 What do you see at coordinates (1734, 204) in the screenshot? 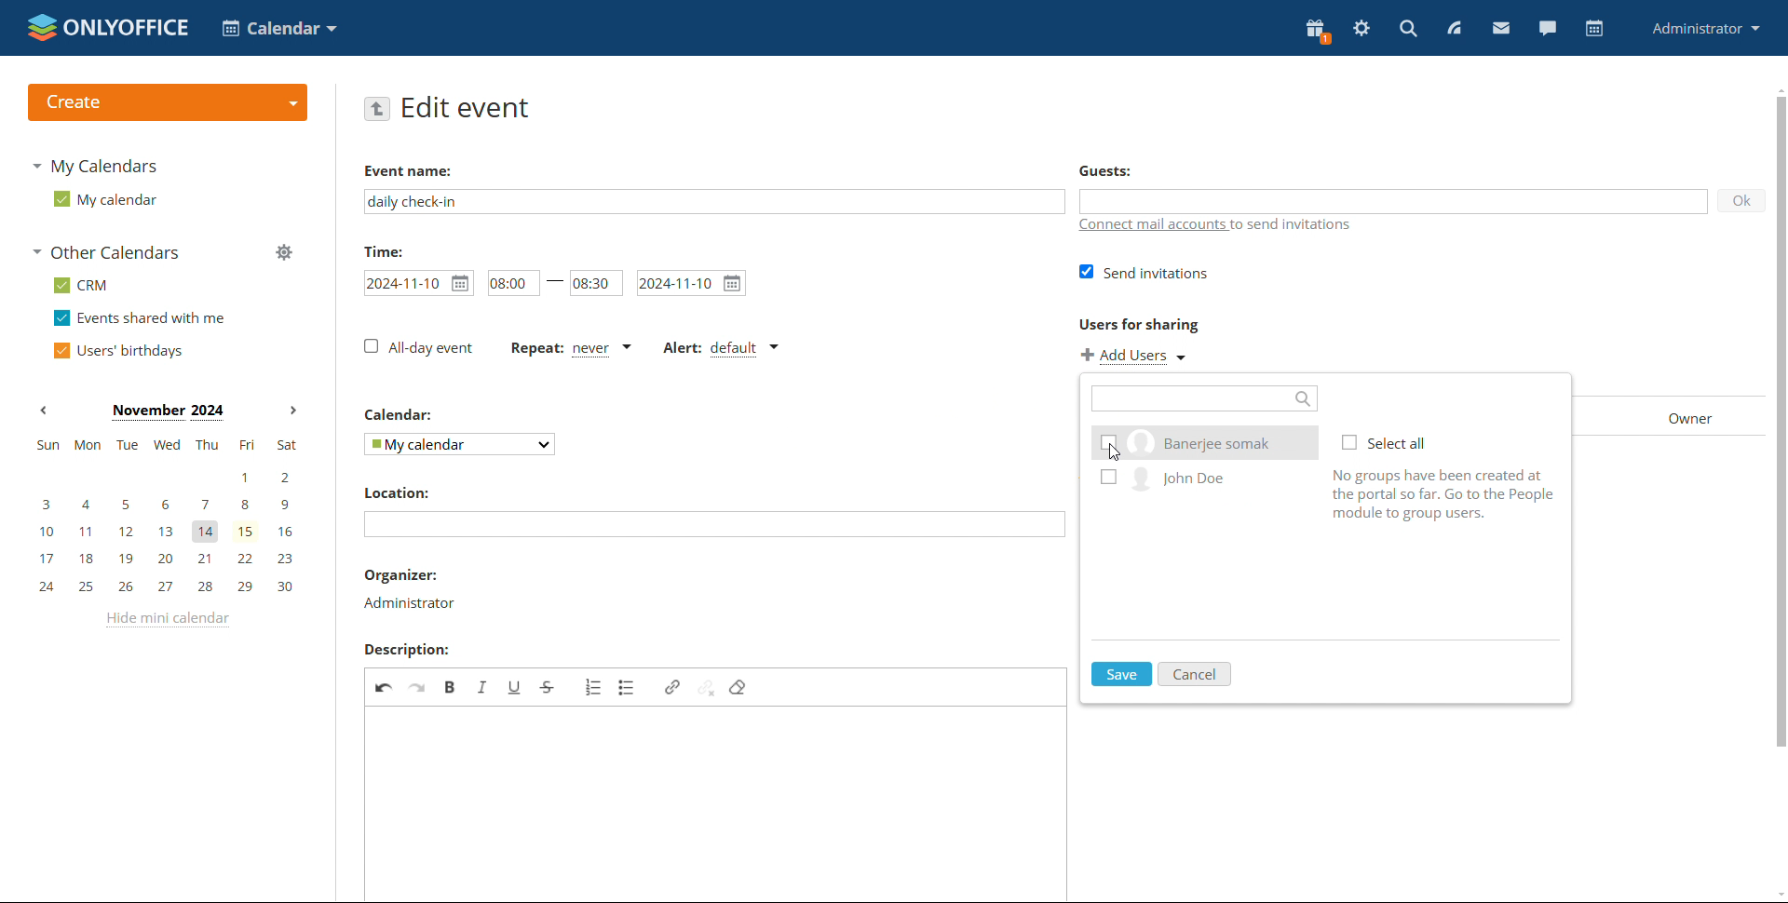
I see `ok` at bounding box center [1734, 204].